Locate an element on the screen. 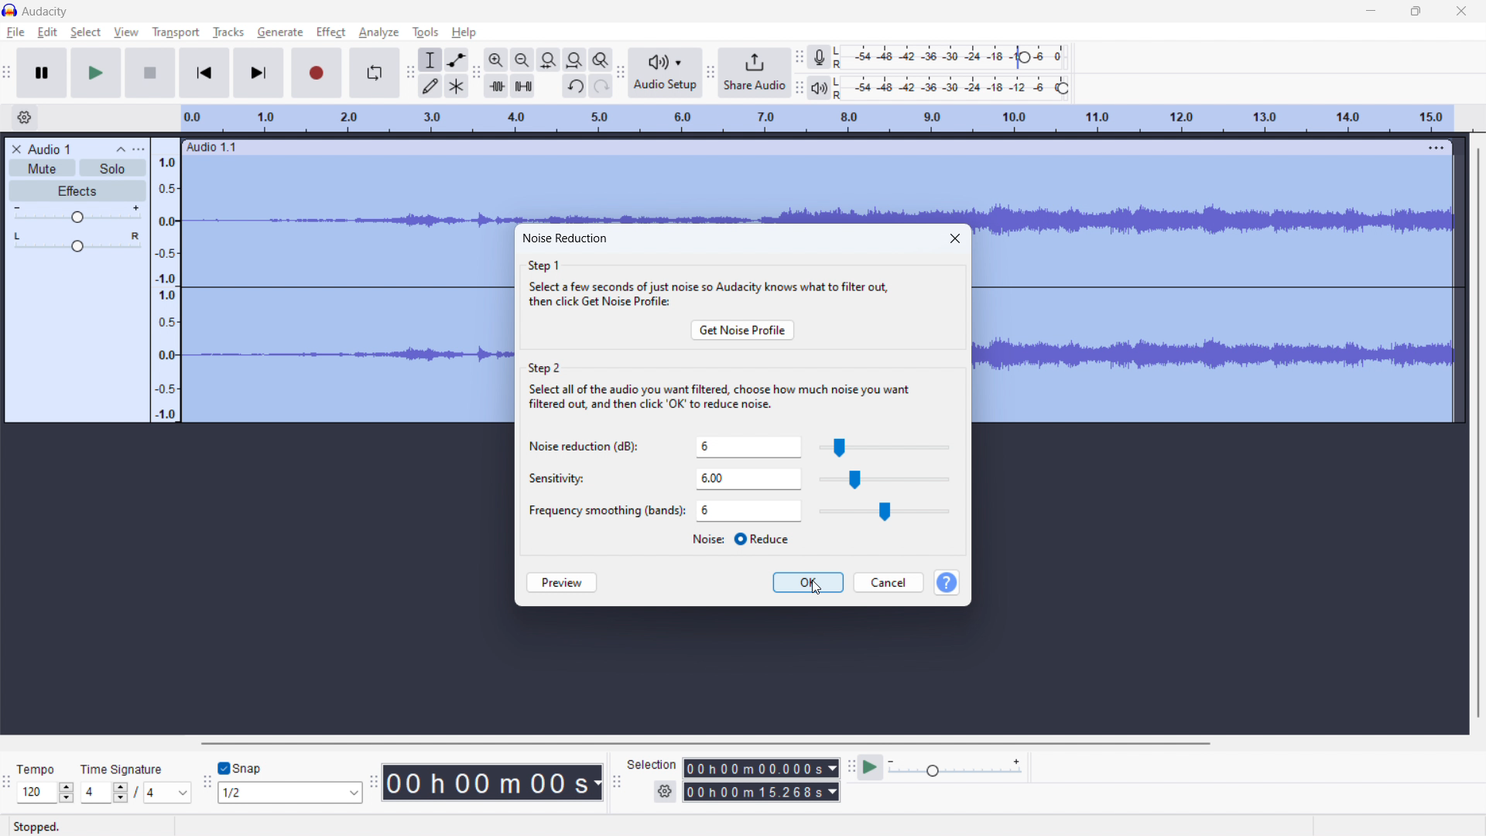 This screenshot has height=836, width=1486. multi tool is located at coordinates (457, 86).